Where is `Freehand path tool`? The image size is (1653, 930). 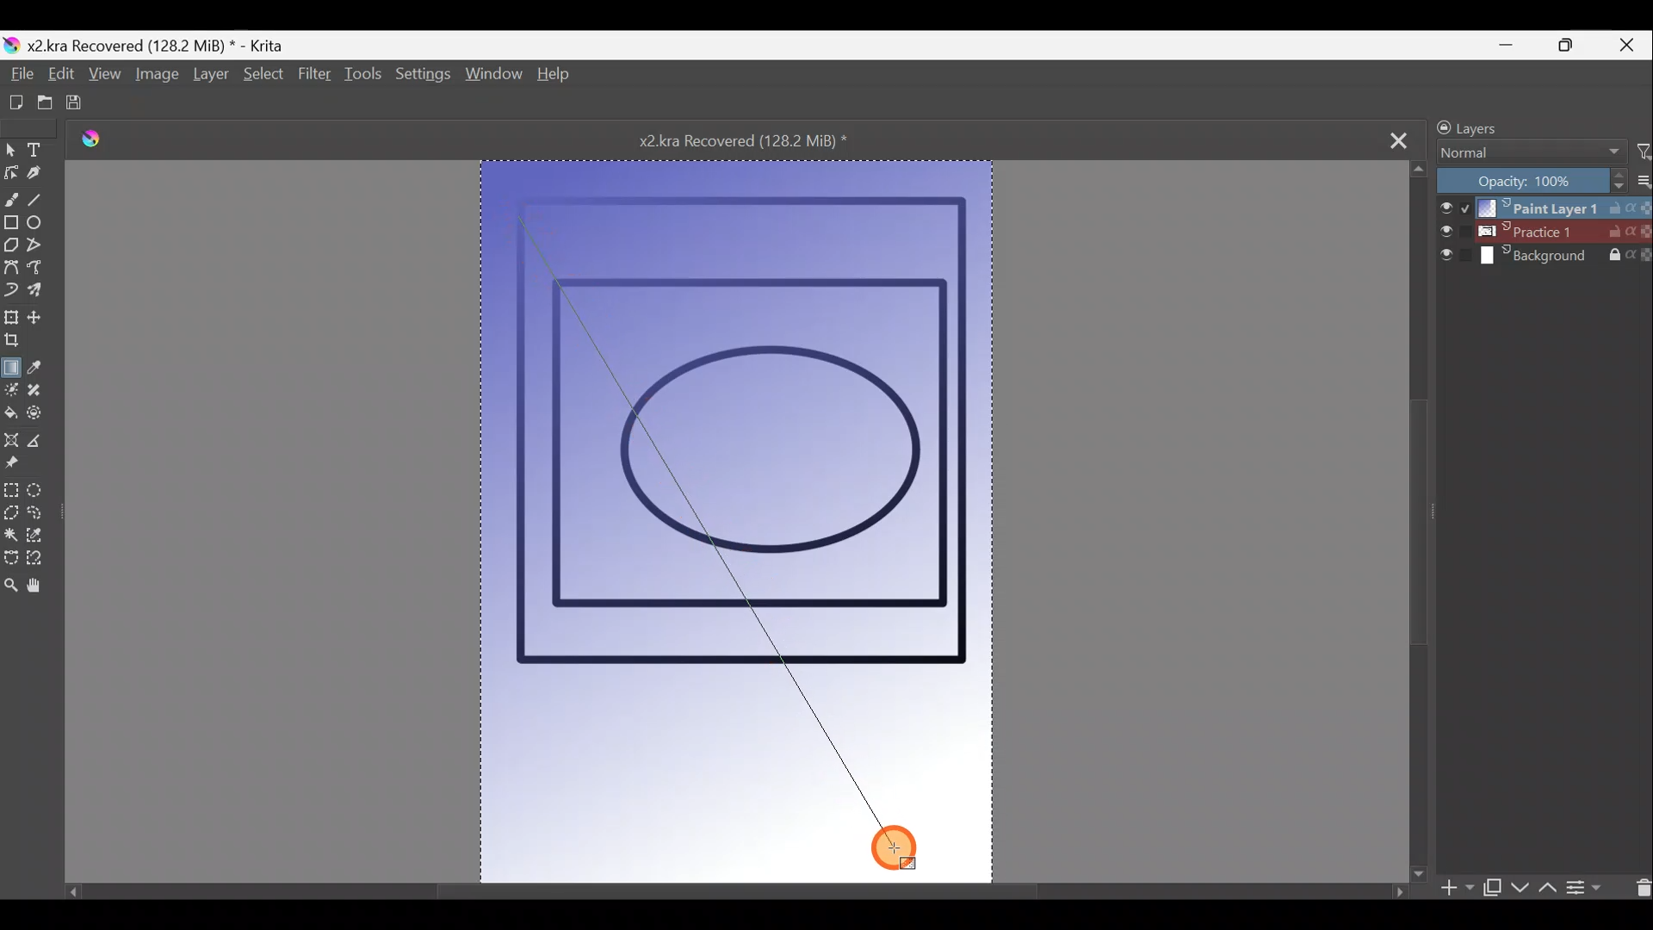 Freehand path tool is located at coordinates (40, 272).